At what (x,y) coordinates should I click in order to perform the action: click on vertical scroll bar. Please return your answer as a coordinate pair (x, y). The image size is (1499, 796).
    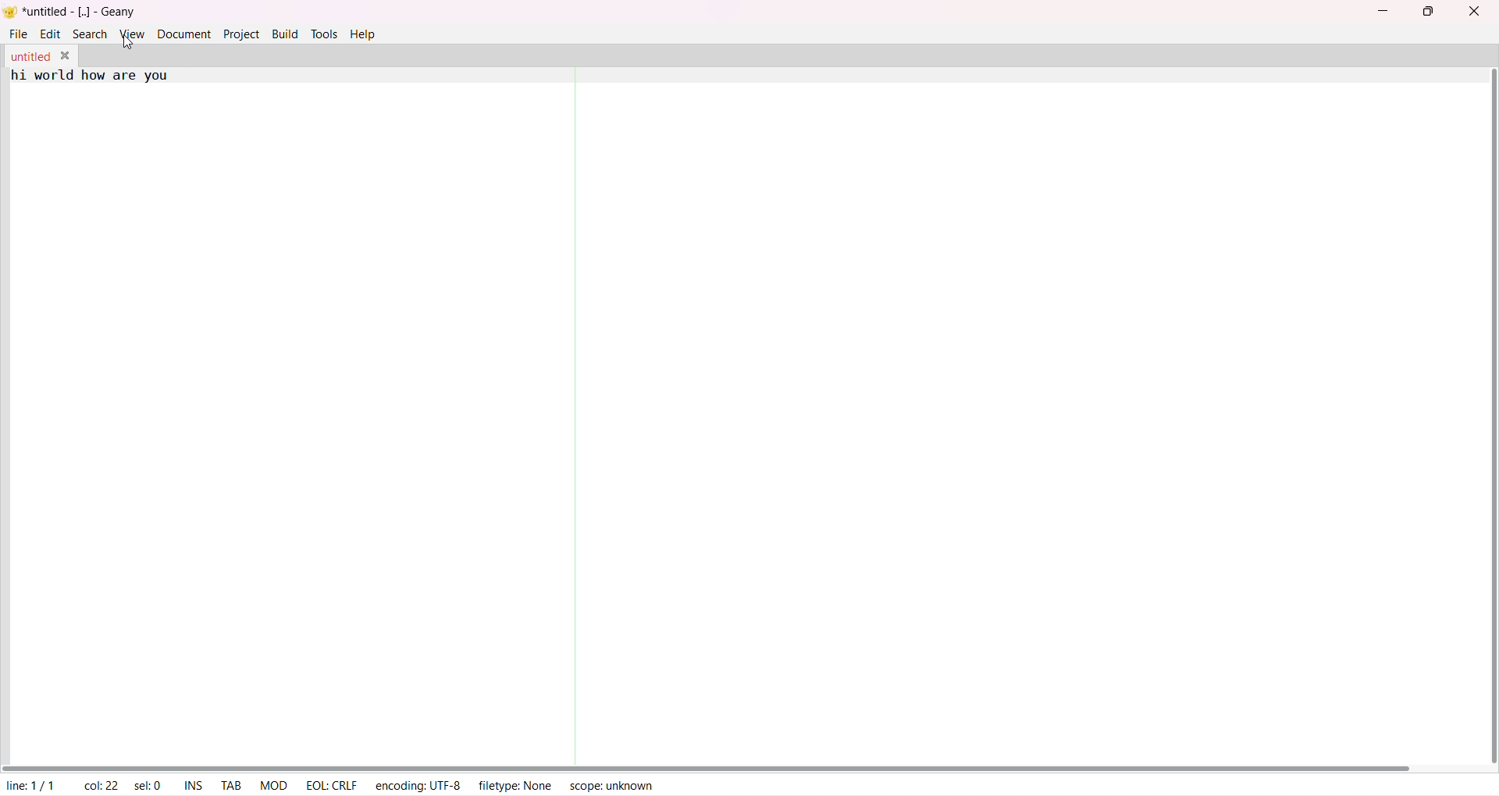
    Looking at the image, I should click on (1486, 416).